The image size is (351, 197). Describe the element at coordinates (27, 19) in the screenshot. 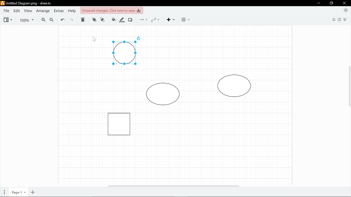

I see `Current zoom` at that location.